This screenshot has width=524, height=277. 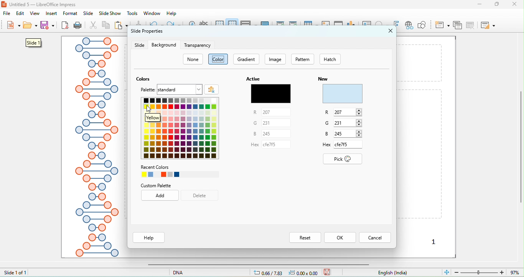 I want to click on save, so click(x=48, y=25).